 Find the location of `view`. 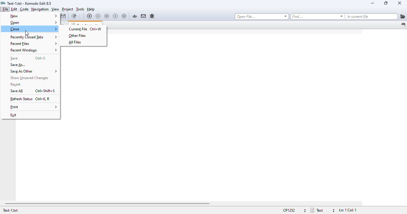

view is located at coordinates (55, 9).